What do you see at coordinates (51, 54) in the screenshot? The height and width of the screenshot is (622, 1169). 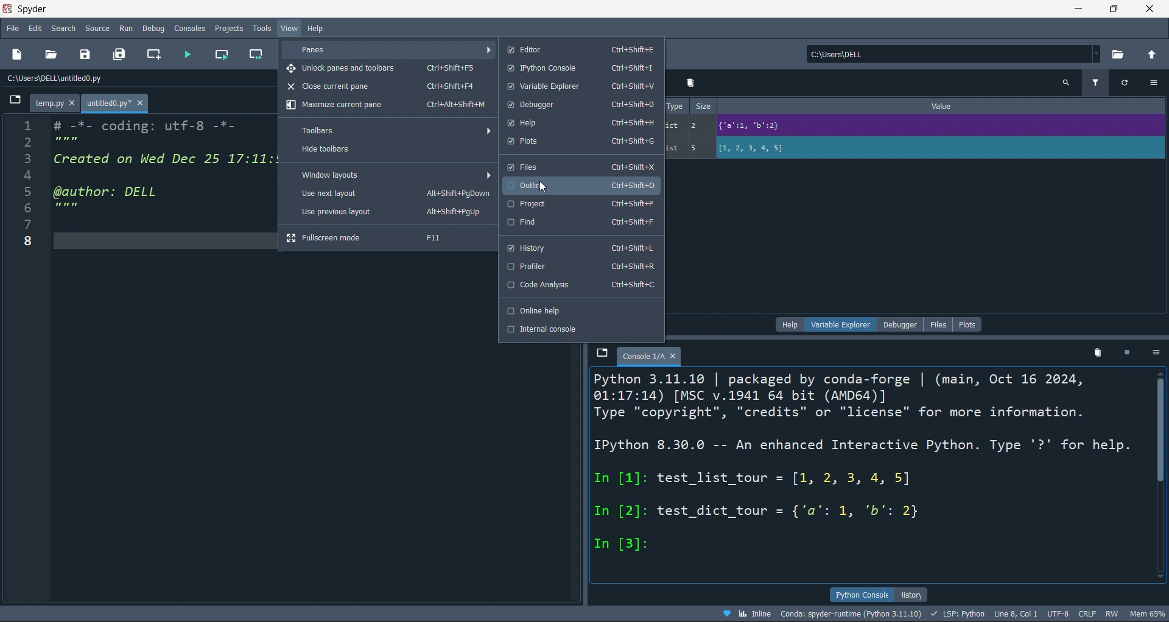 I see `open file` at bounding box center [51, 54].